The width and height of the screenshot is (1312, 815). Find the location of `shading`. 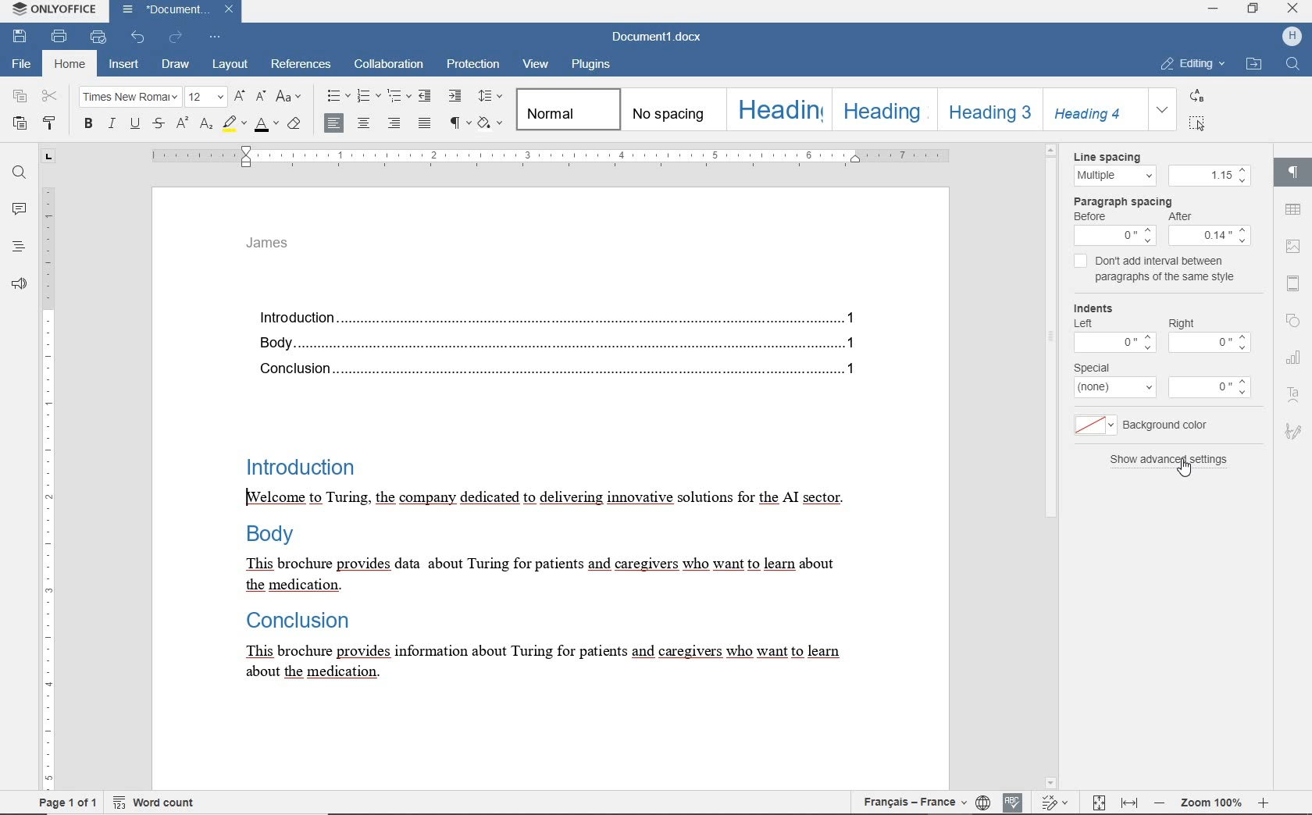

shading is located at coordinates (490, 123).